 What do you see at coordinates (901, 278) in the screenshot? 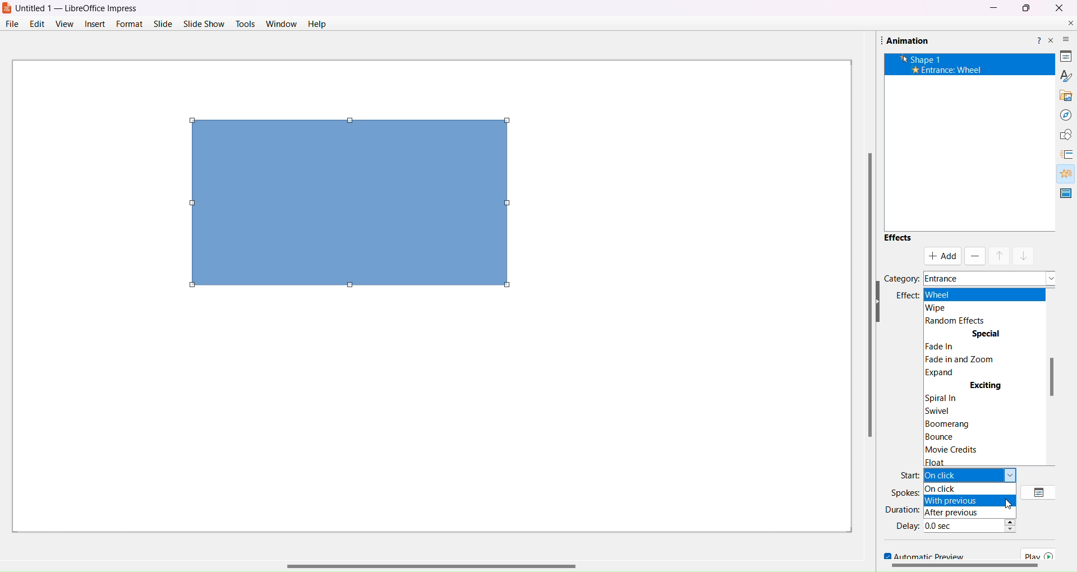
I see `Category` at bounding box center [901, 278].